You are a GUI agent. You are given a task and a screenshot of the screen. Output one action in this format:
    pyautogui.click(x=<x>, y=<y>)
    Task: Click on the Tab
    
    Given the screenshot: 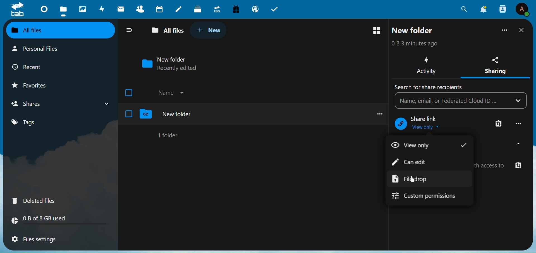 What is the action you would take?
    pyautogui.click(x=277, y=8)
    